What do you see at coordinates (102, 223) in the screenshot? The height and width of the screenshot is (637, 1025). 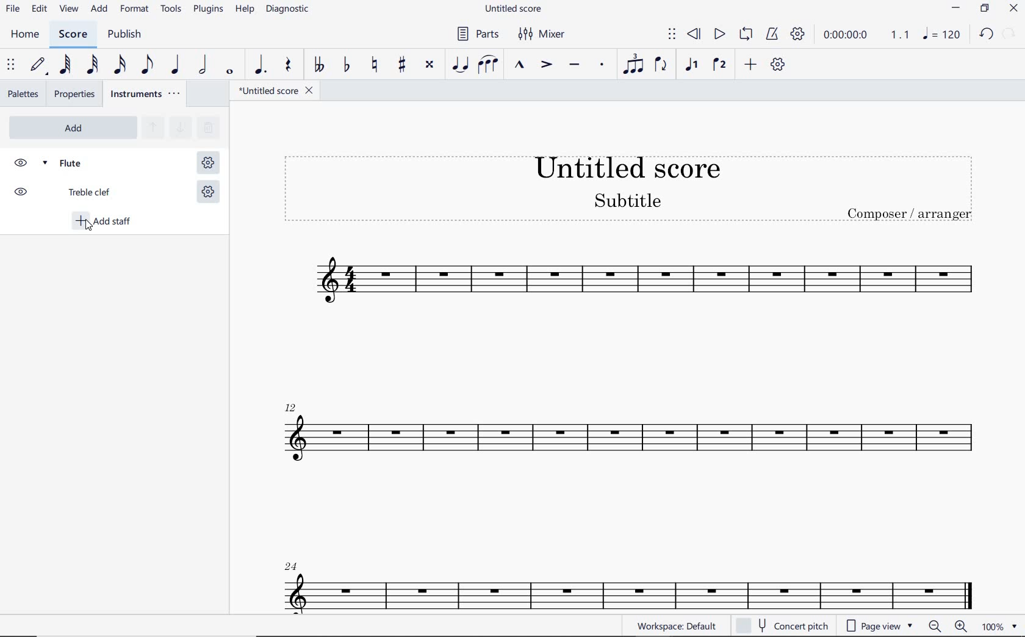 I see `ADD STAFF` at bounding box center [102, 223].